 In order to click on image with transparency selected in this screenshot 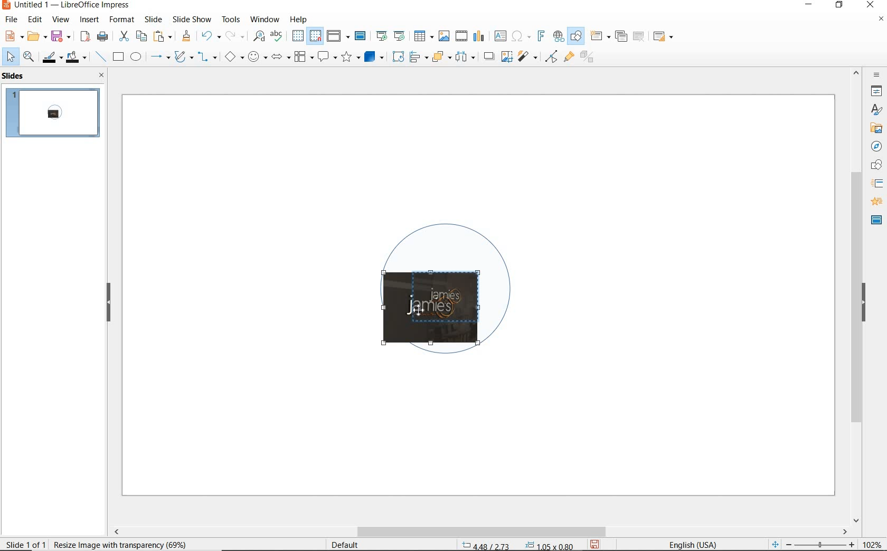, I will do `click(122, 544)`.